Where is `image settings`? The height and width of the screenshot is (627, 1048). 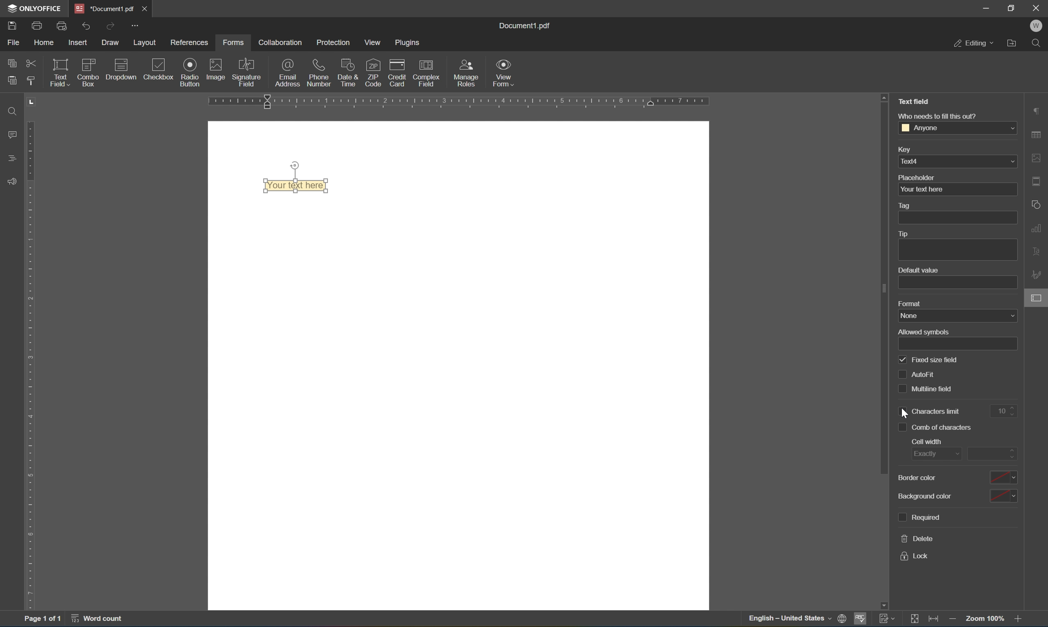
image settings is located at coordinates (1038, 157).